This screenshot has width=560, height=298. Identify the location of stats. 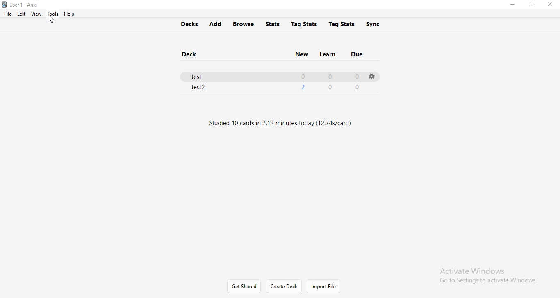
(274, 24).